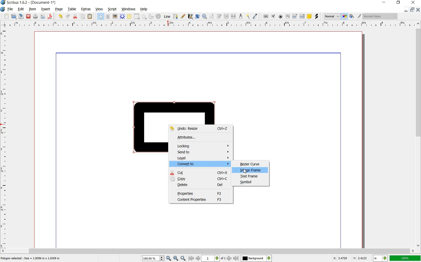 This screenshot has height=262, width=421. What do you see at coordinates (361, 258) in the screenshot?
I see `coordinate y:2.4133` at bounding box center [361, 258].